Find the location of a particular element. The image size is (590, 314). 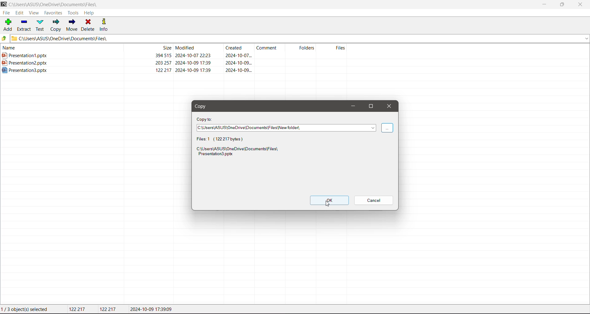

Created Date is located at coordinates (239, 49).